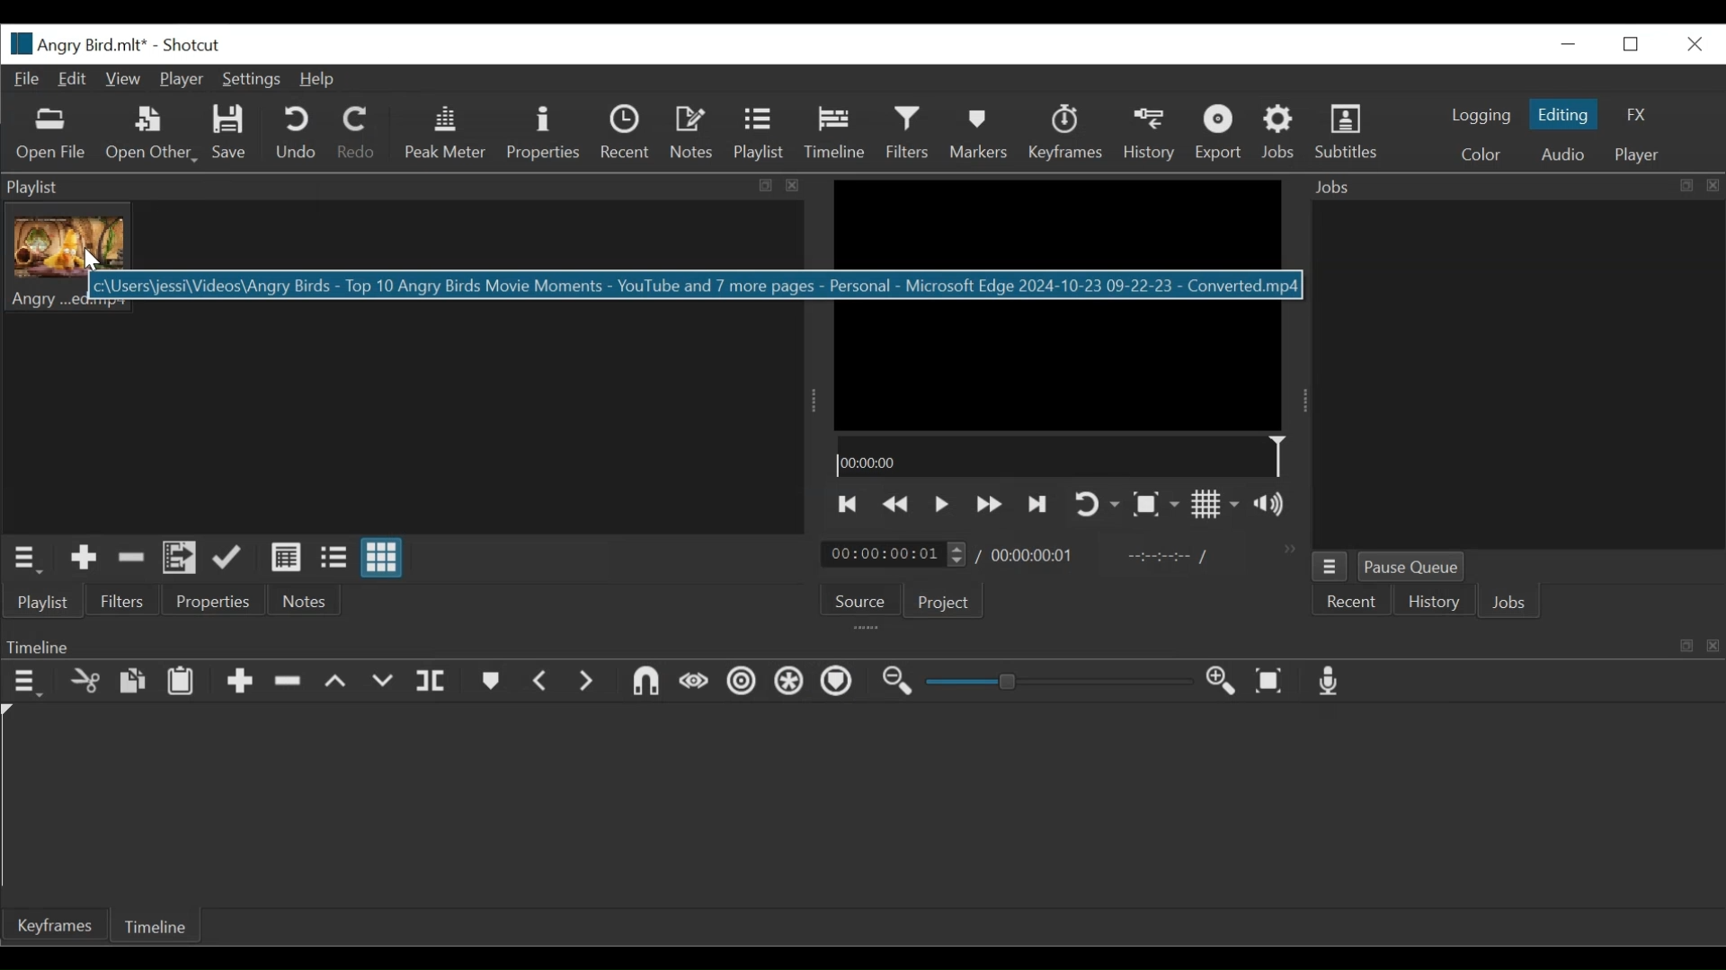 This screenshot has height=970, width=1726. What do you see at coordinates (1512, 605) in the screenshot?
I see `Jobs` at bounding box center [1512, 605].